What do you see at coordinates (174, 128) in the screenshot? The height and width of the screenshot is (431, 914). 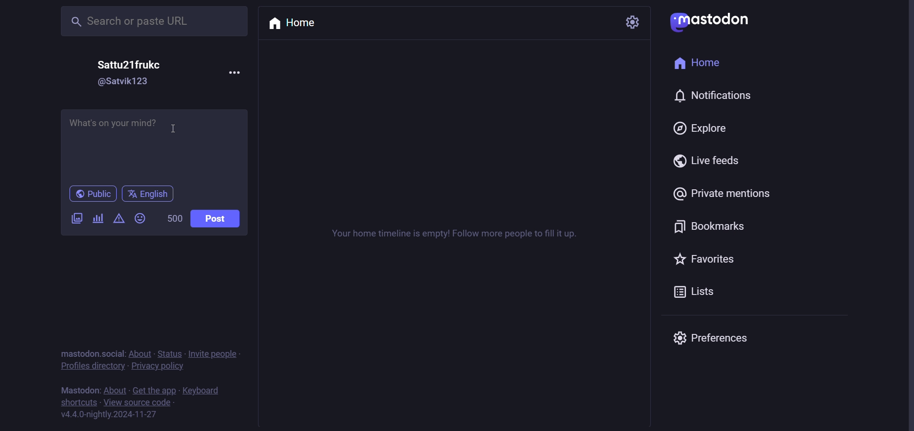 I see `cursor` at bounding box center [174, 128].